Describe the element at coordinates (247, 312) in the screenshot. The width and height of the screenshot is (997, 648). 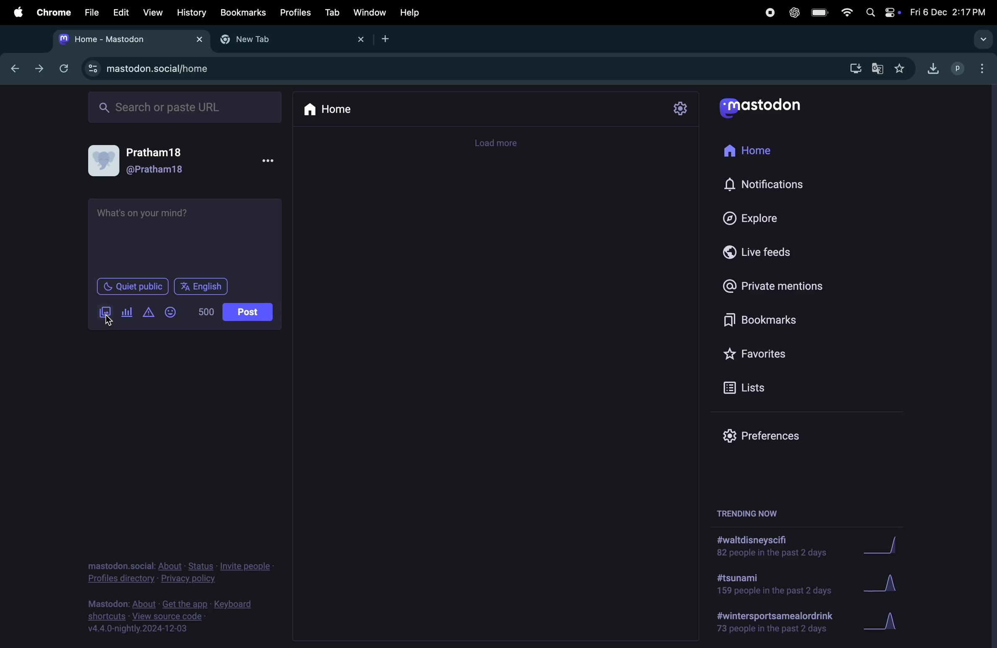
I see `post` at that location.